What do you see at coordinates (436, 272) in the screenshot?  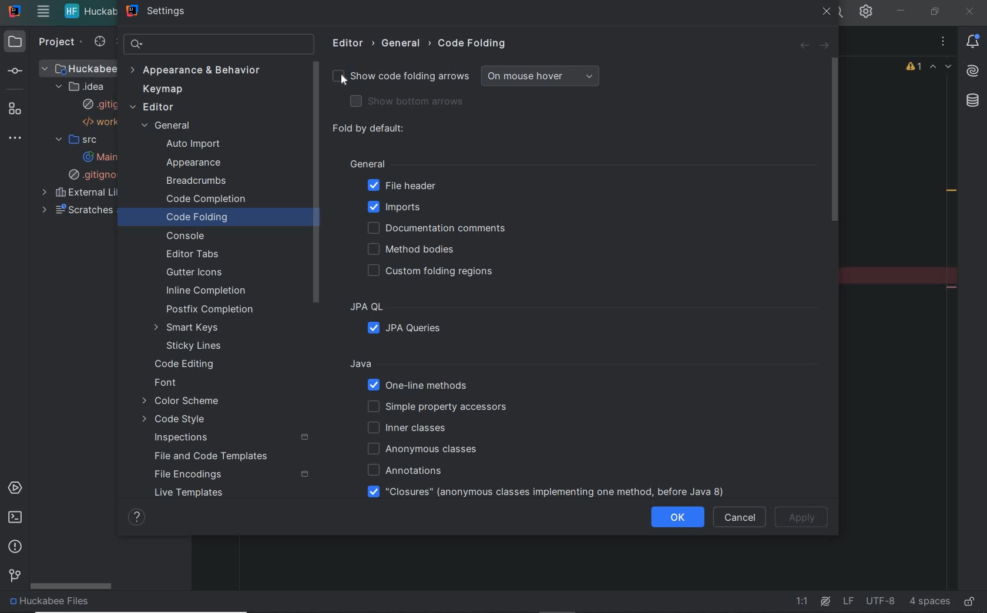 I see `custom folding regions` at bounding box center [436, 272].